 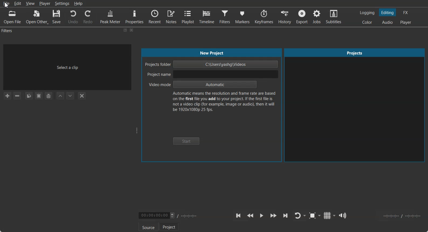 What do you see at coordinates (406, 22) in the screenshot?
I see `Switching to the Player only layout` at bounding box center [406, 22].